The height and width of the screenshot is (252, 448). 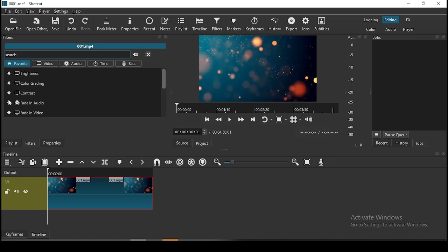 I want to click on color, so click(x=370, y=29).